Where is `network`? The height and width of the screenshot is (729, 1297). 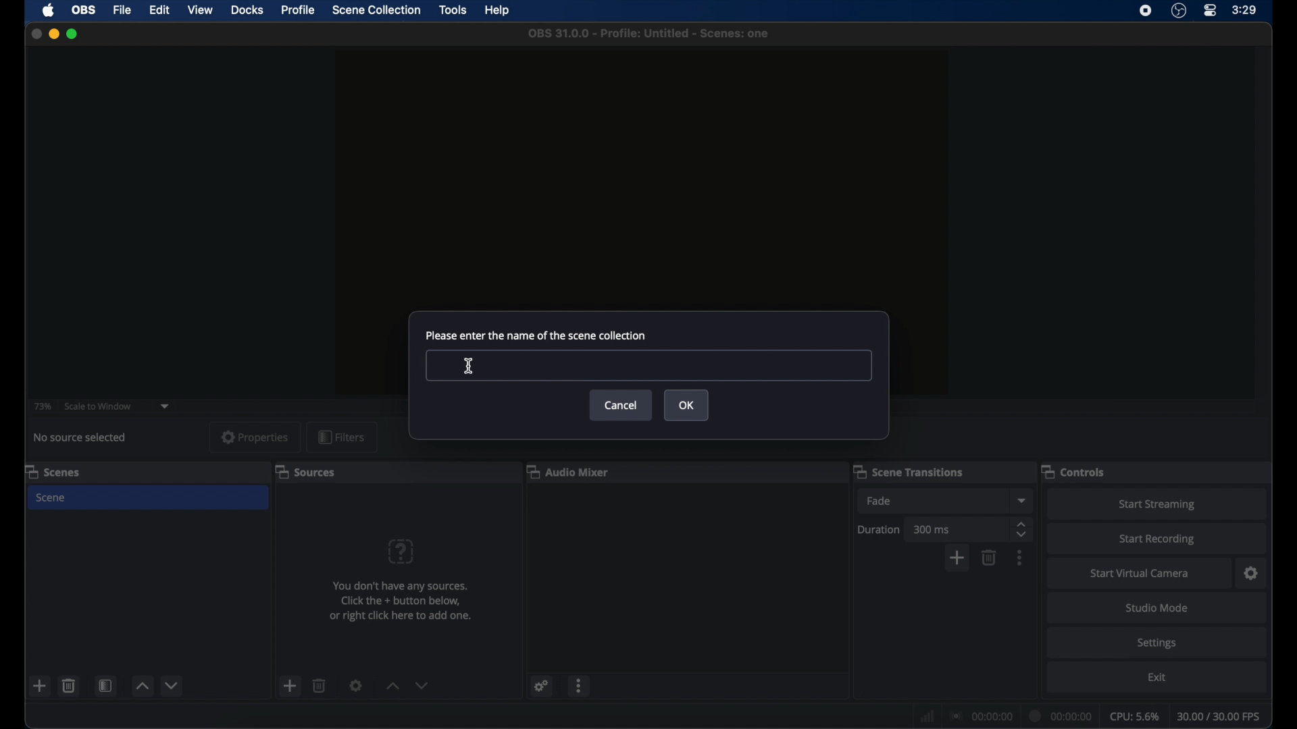 network is located at coordinates (925, 714).